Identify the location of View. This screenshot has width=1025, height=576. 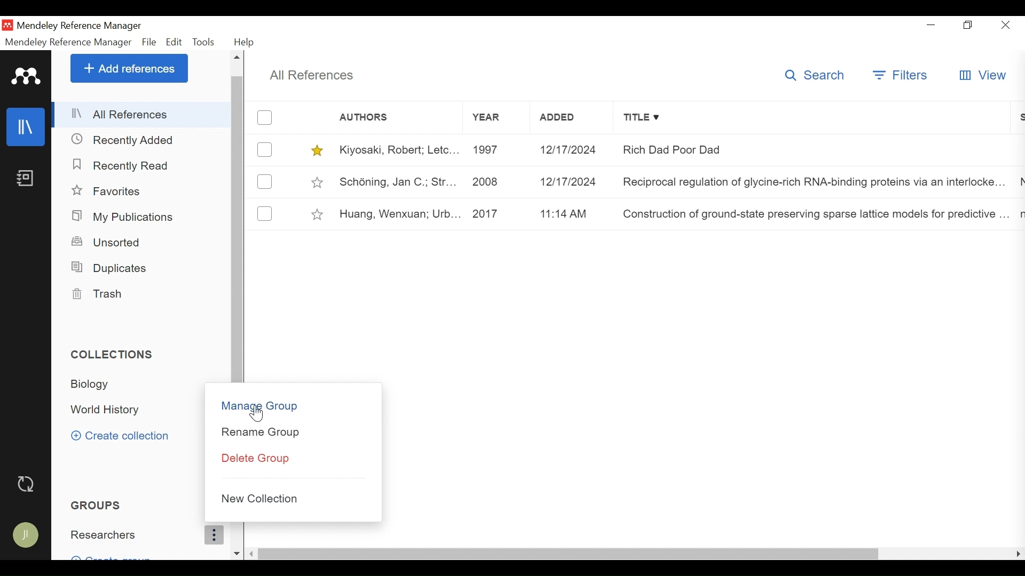
(982, 75).